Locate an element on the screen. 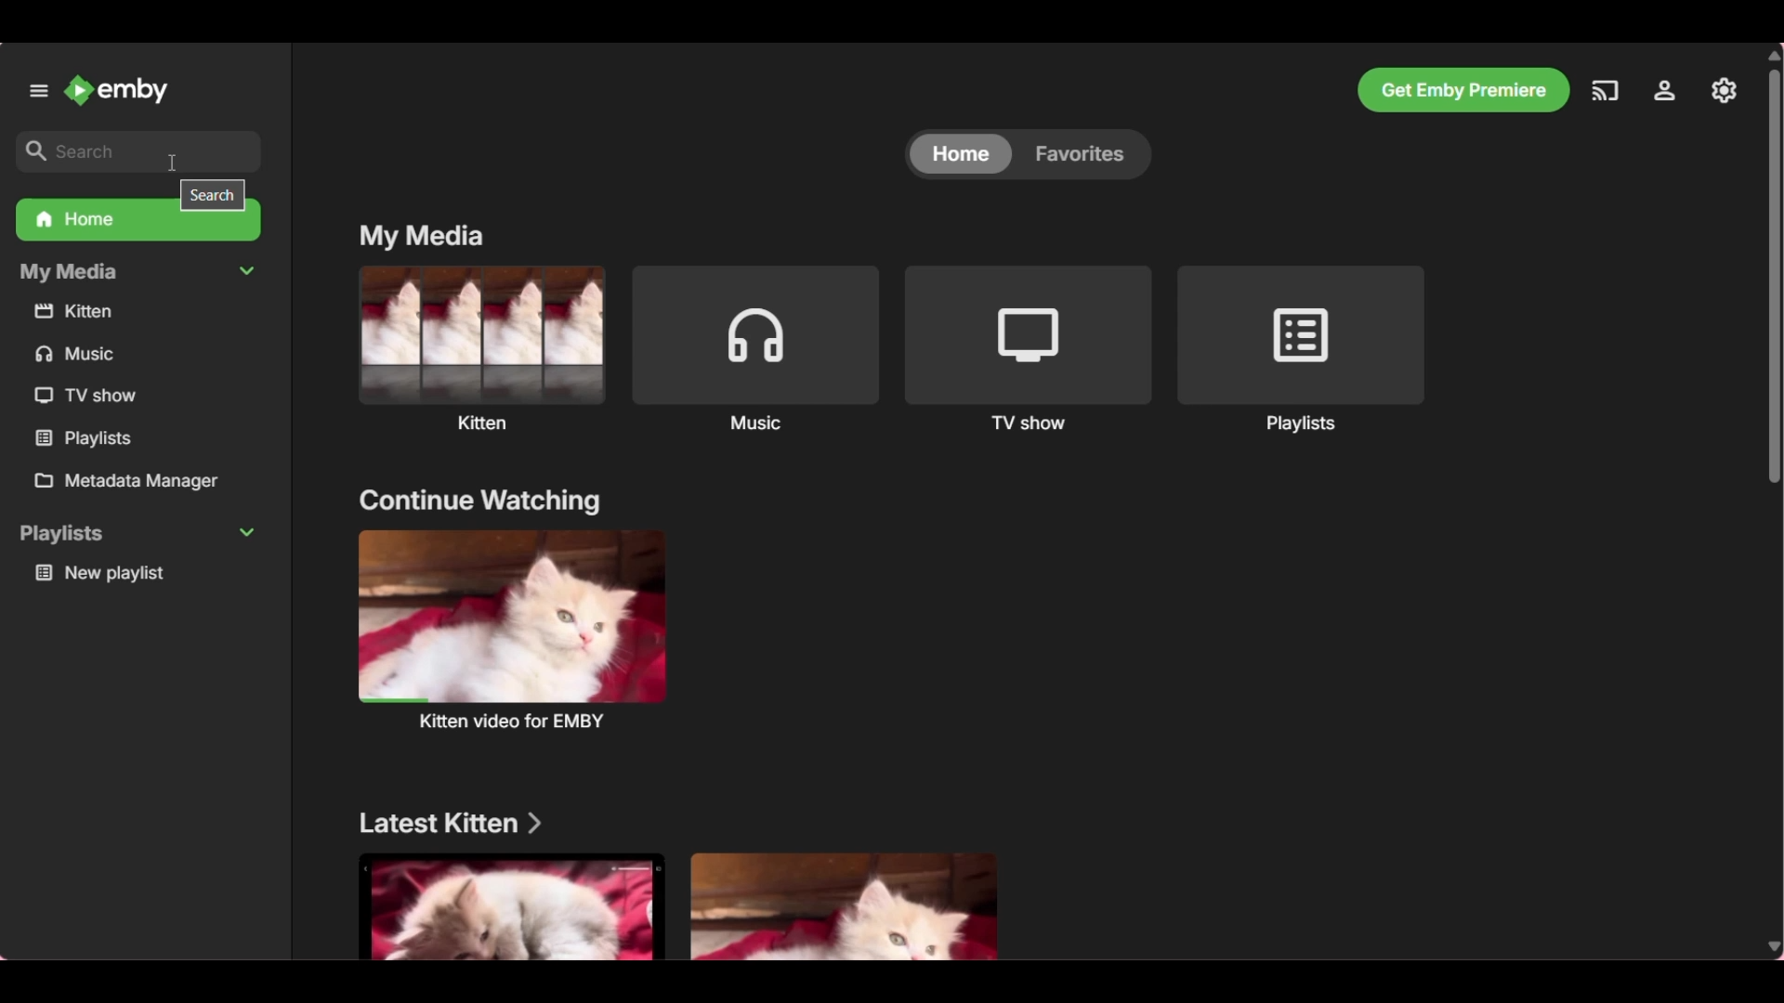  My media is located at coordinates (422, 235).